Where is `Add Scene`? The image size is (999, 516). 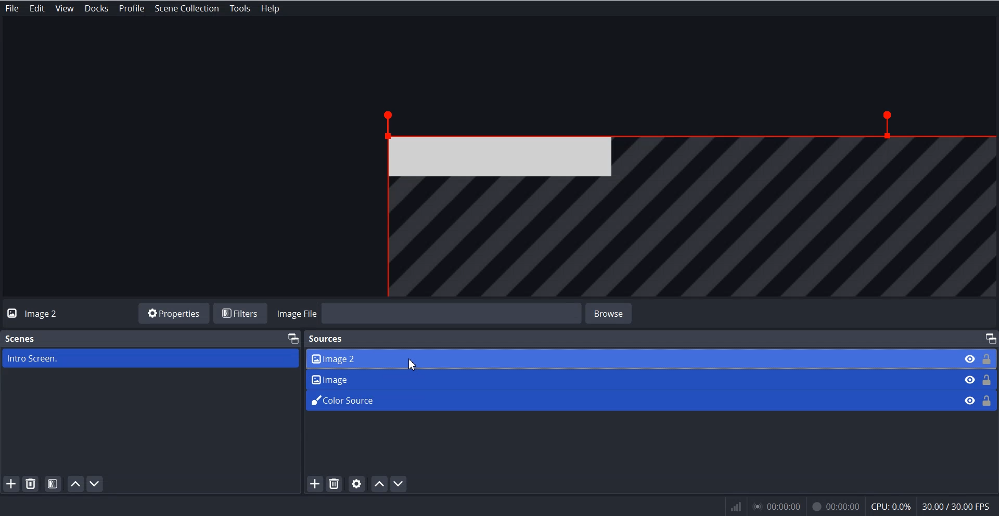
Add Scene is located at coordinates (11, 484).